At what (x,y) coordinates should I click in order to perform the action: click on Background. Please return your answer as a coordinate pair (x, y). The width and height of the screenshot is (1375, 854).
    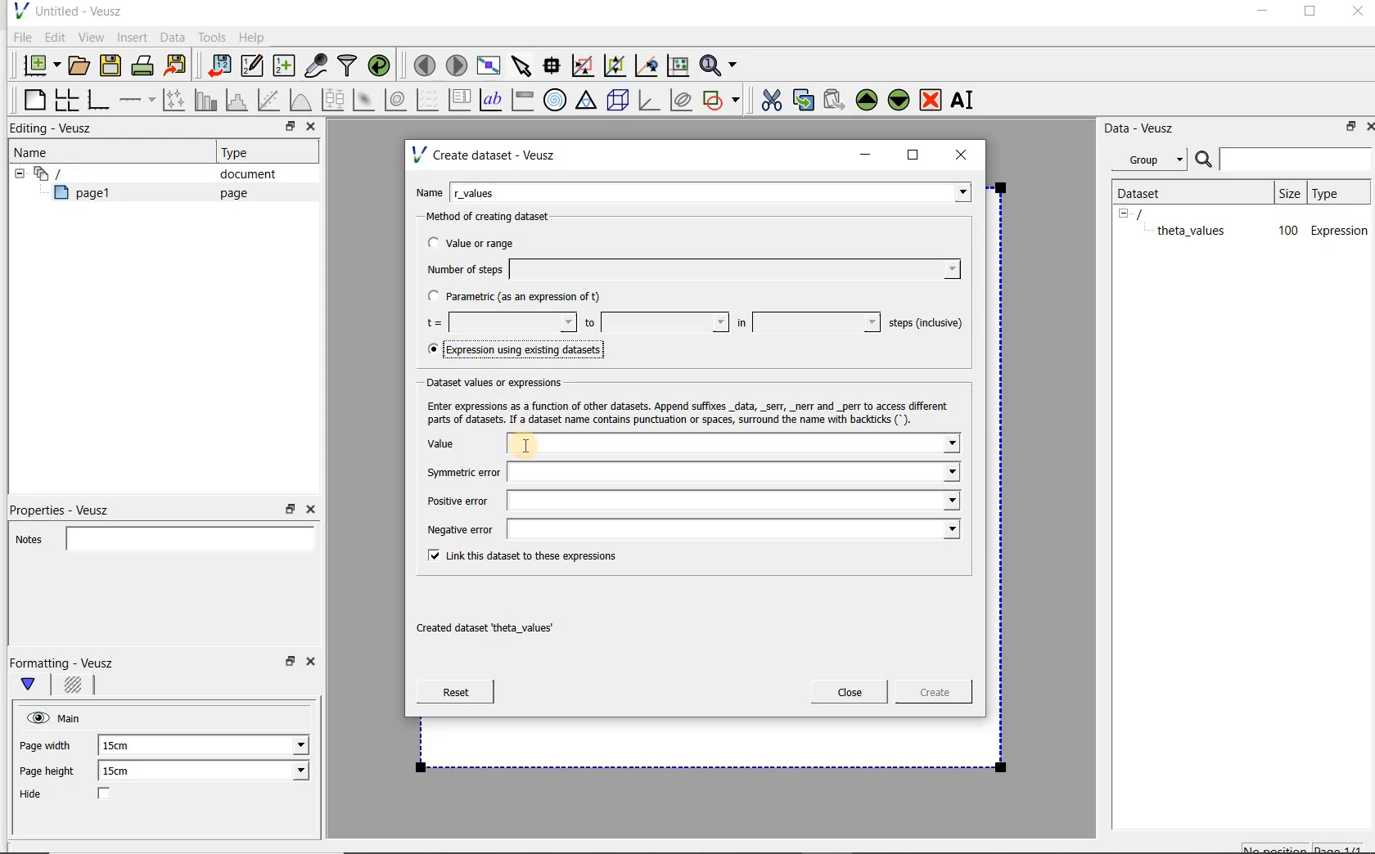
    Looking at the image, I should click on (75, 687).